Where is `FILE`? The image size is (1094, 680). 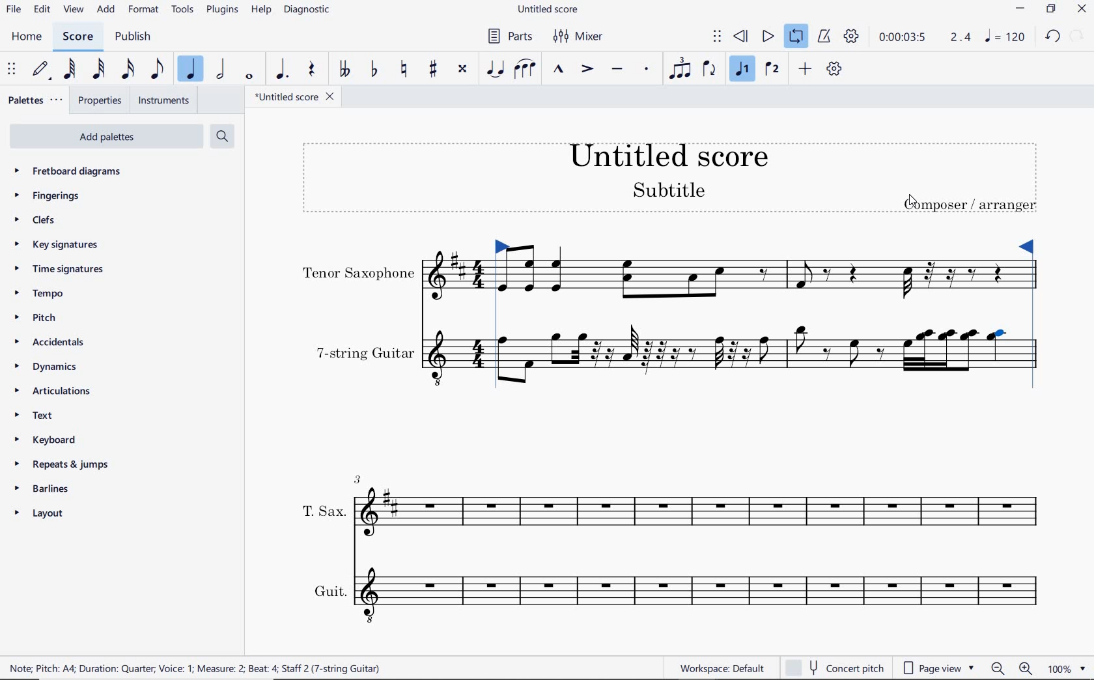
FILE is located at coordinates (14, 11).